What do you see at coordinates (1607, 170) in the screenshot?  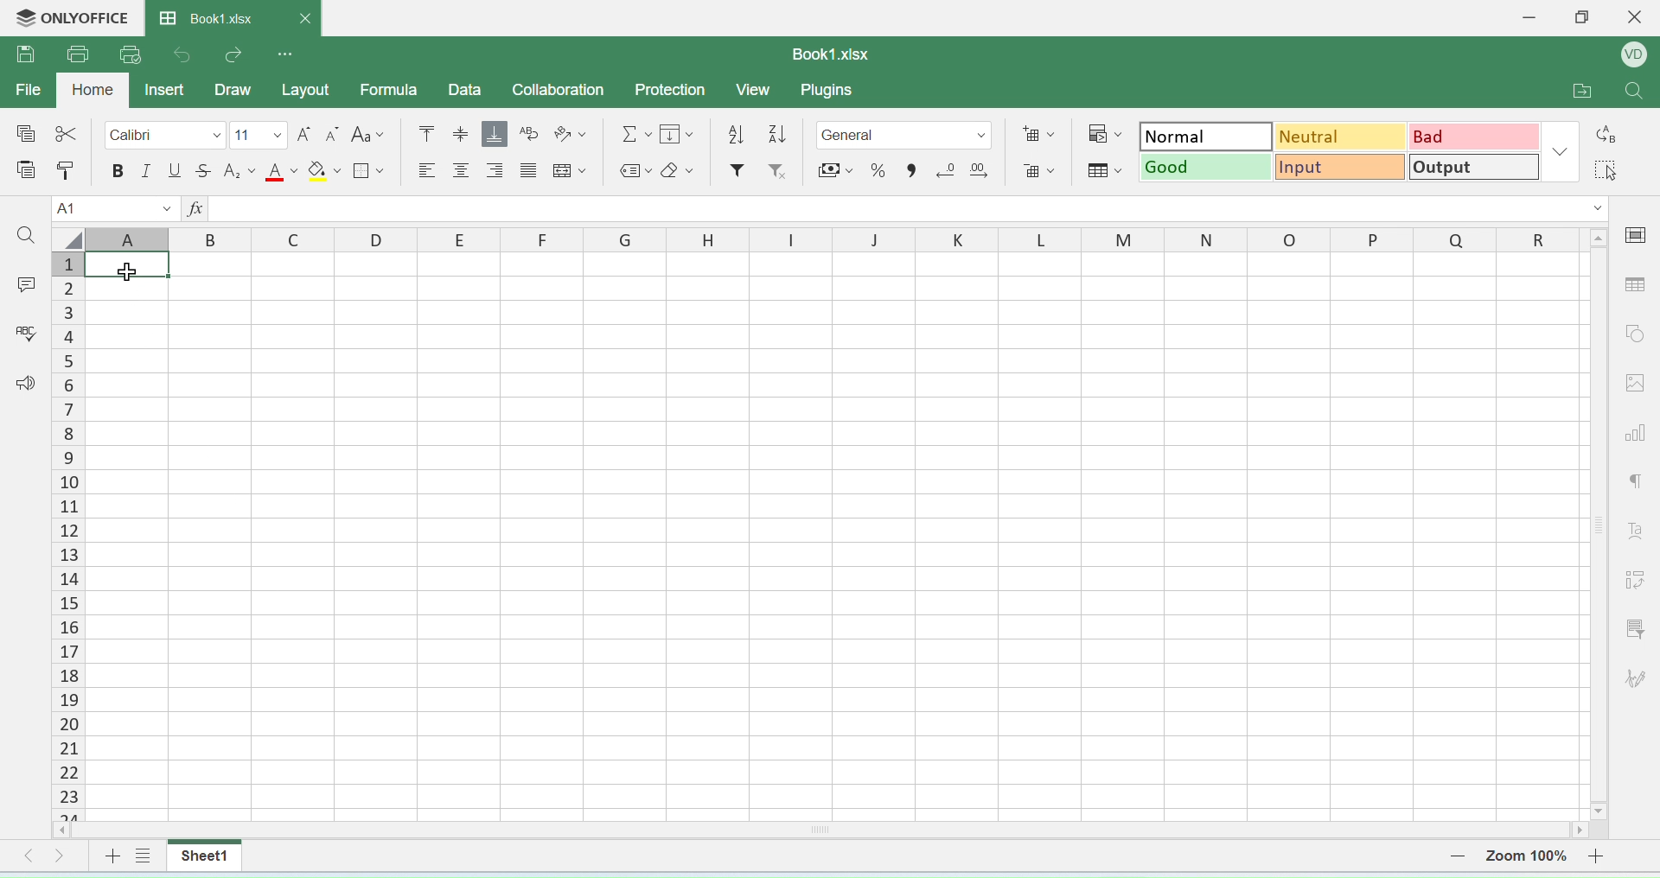 I see `select` at bounding box center [1607, 170].